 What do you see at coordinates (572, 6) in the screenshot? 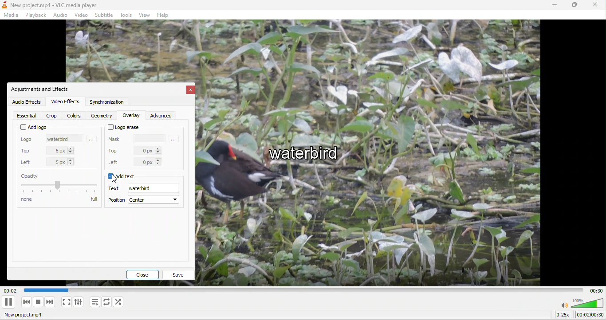
I see `maximize` at bounding box center [572, 6].